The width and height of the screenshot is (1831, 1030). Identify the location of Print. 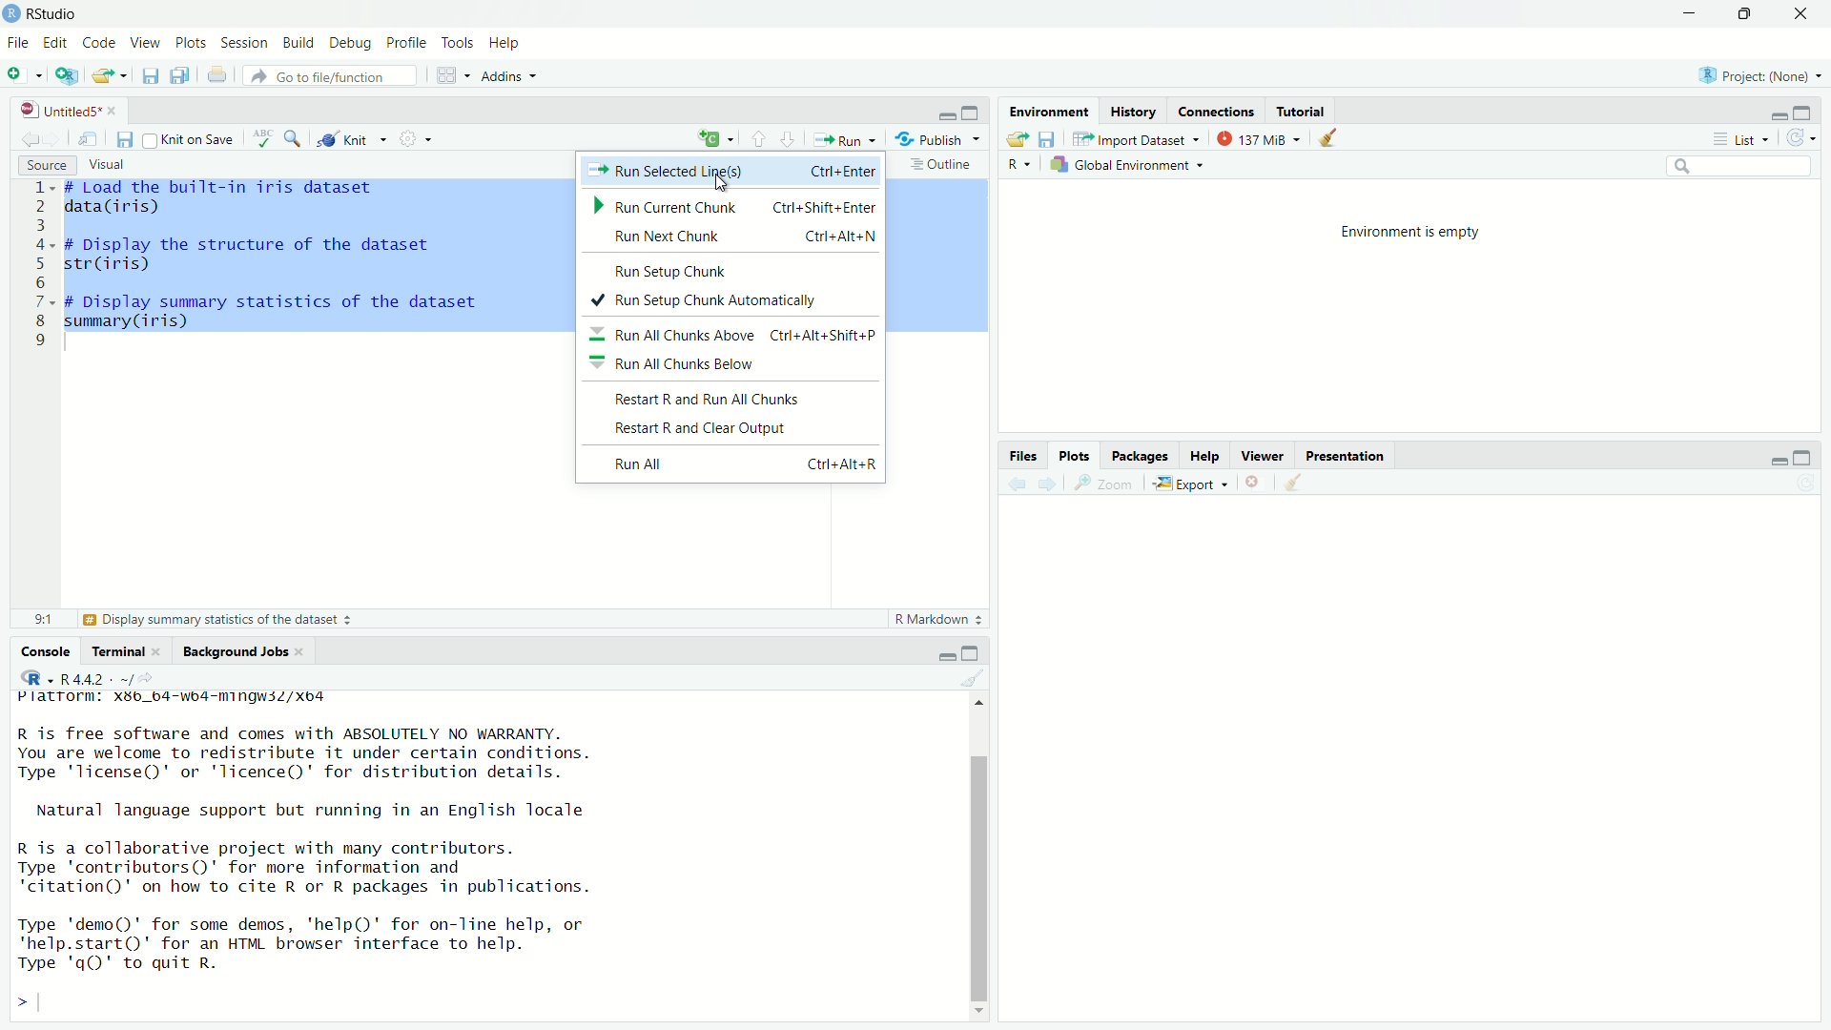
(216, 73).